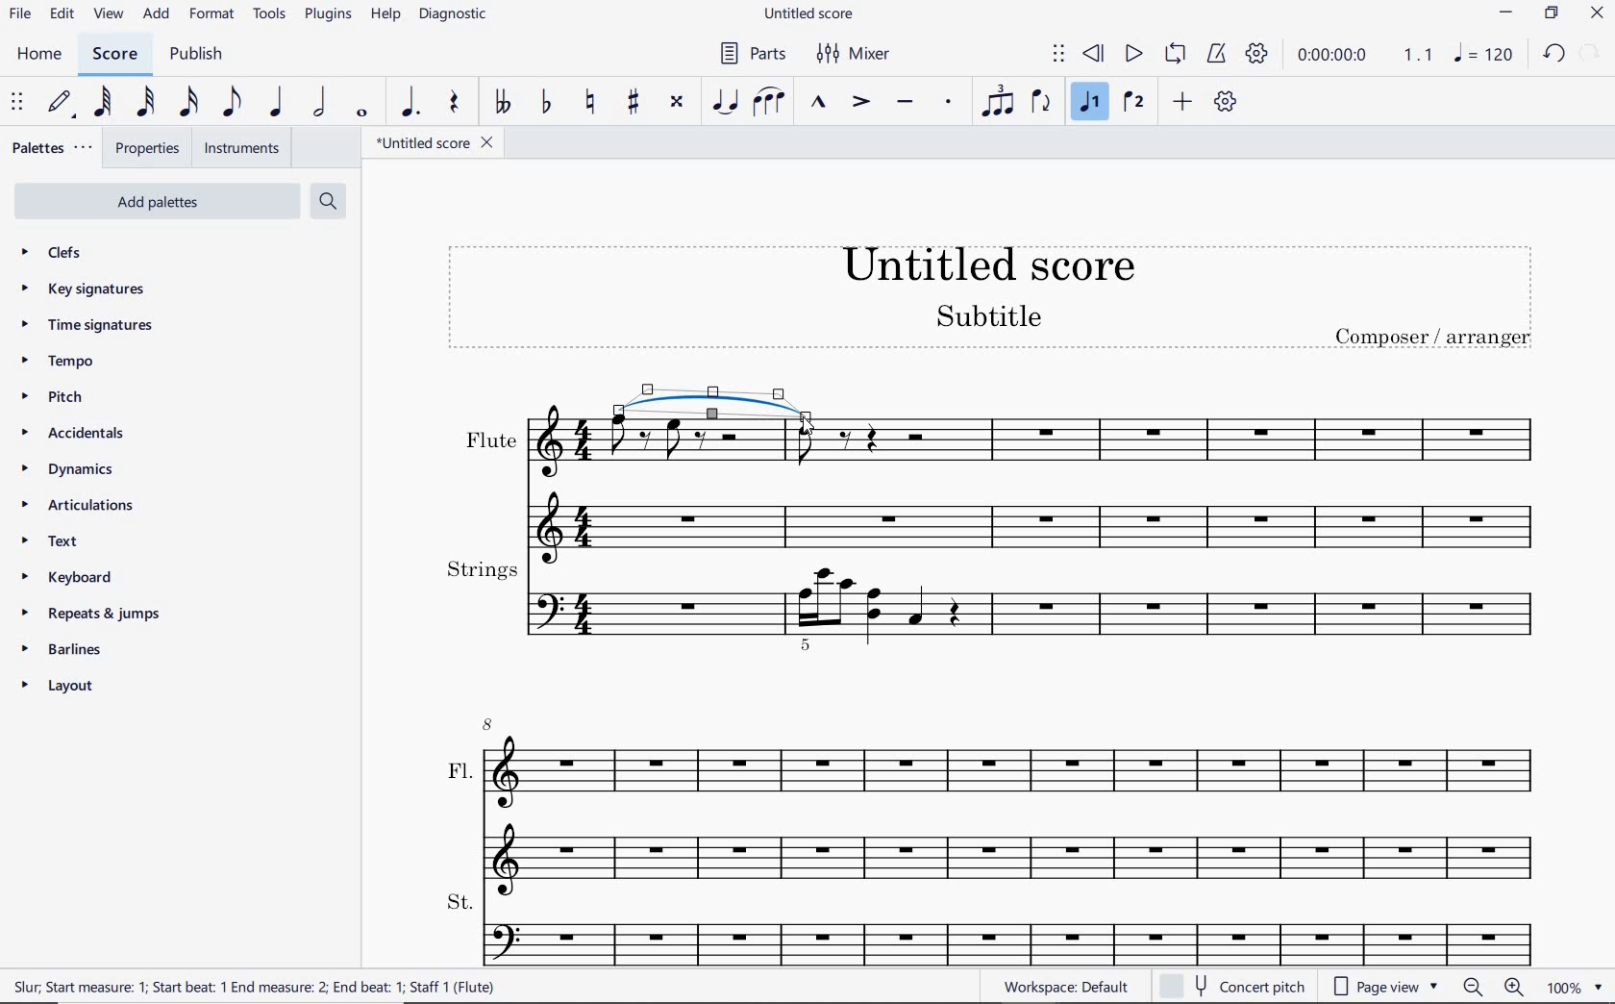  Describe the element at coordinates (281, 102) in the screenshot. I see `QUARTER NOTE` at that location.